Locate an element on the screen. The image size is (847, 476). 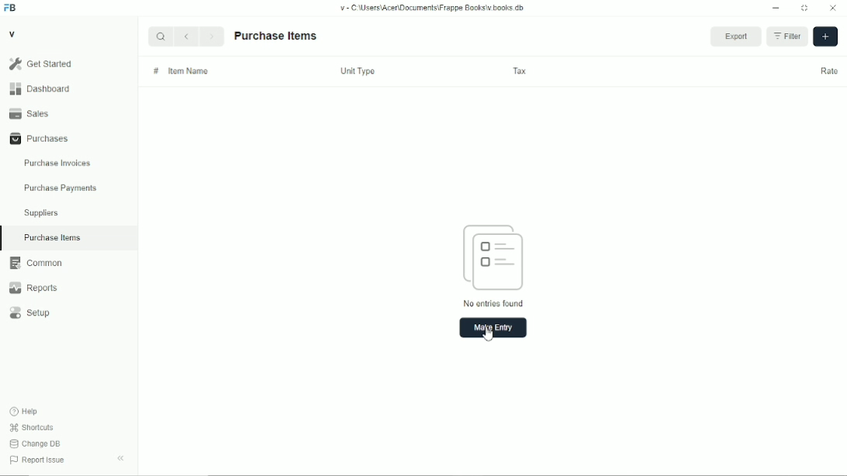
Back is located at coordinates (185, 36).